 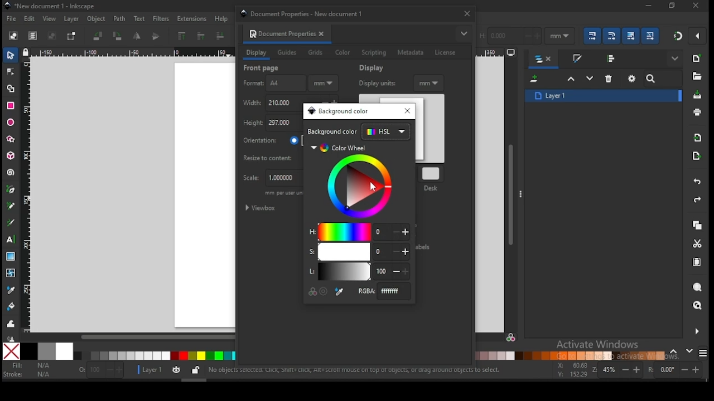 What do you see at coordinates (339, 111) in the screenshot?
I see `background color selection window` at bounding box center [339, 111].